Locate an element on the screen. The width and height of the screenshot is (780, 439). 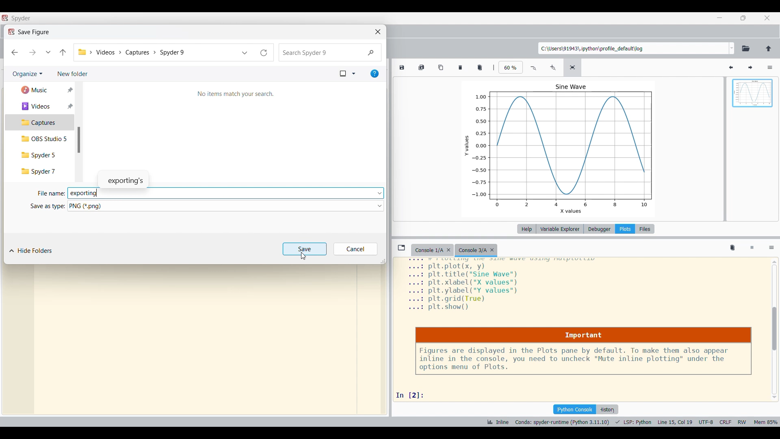
RW is located at coordinates (742, 421).